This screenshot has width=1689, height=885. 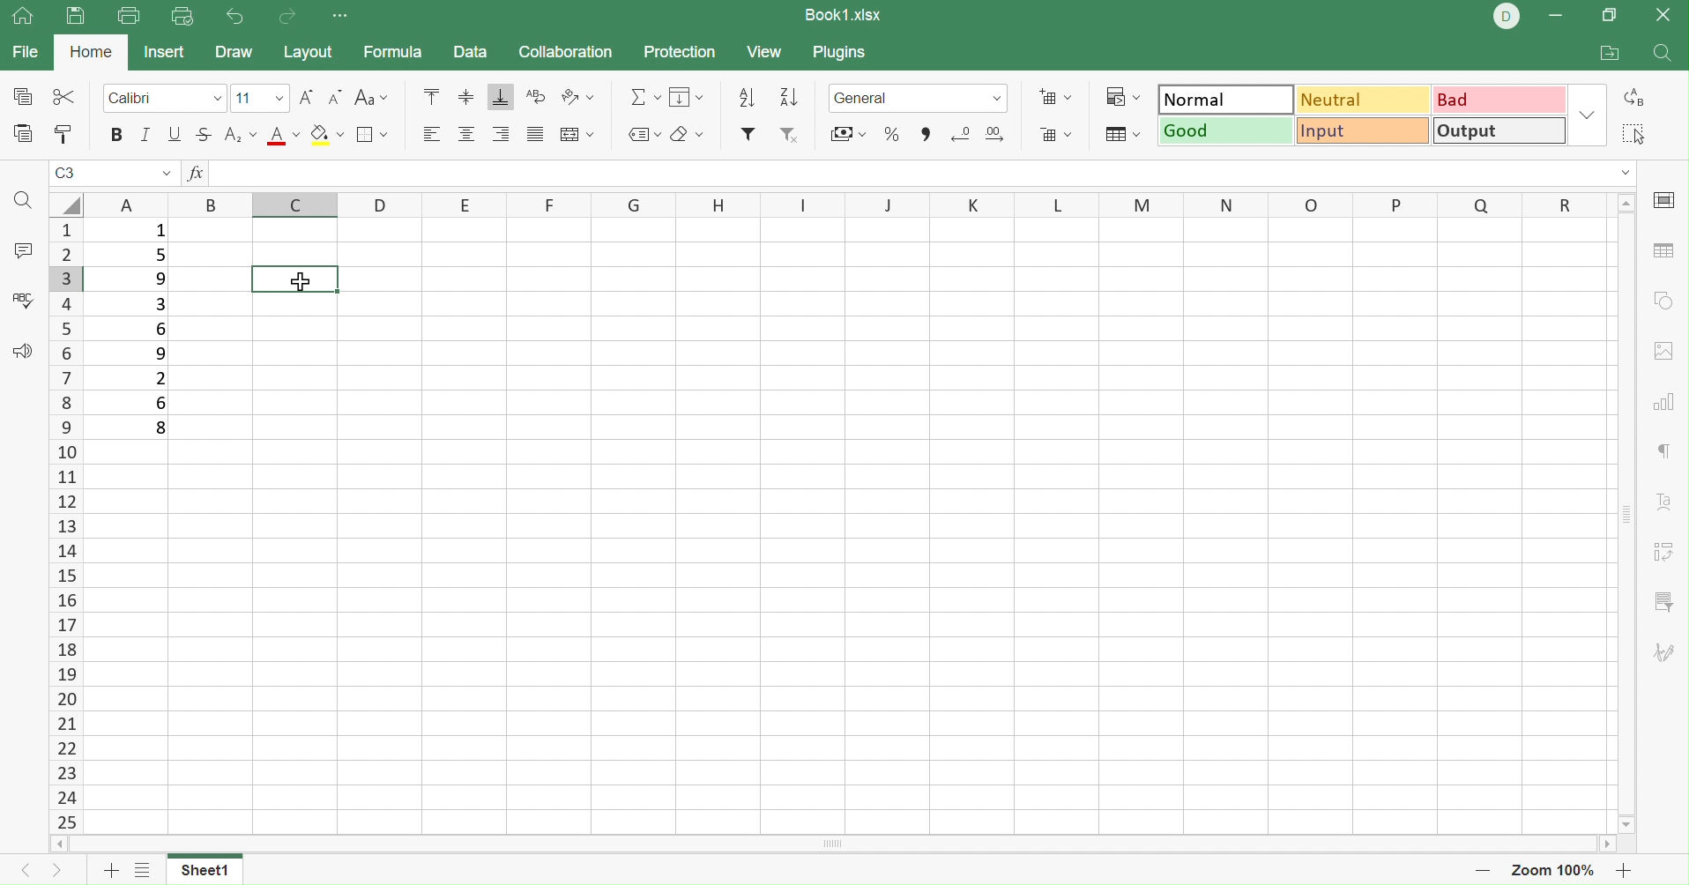 What do you see at coordinates (748, 133) in the screenshot?
I see `Filter` at bounding box center [748, 133].